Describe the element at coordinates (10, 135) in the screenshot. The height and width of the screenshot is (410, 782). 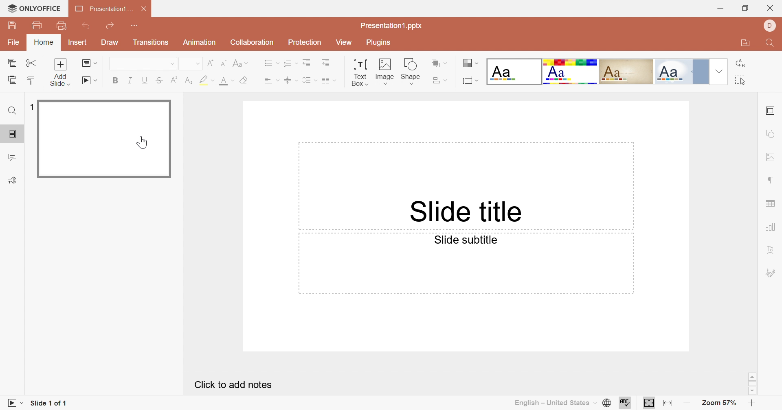
I see `Slides` at that location.